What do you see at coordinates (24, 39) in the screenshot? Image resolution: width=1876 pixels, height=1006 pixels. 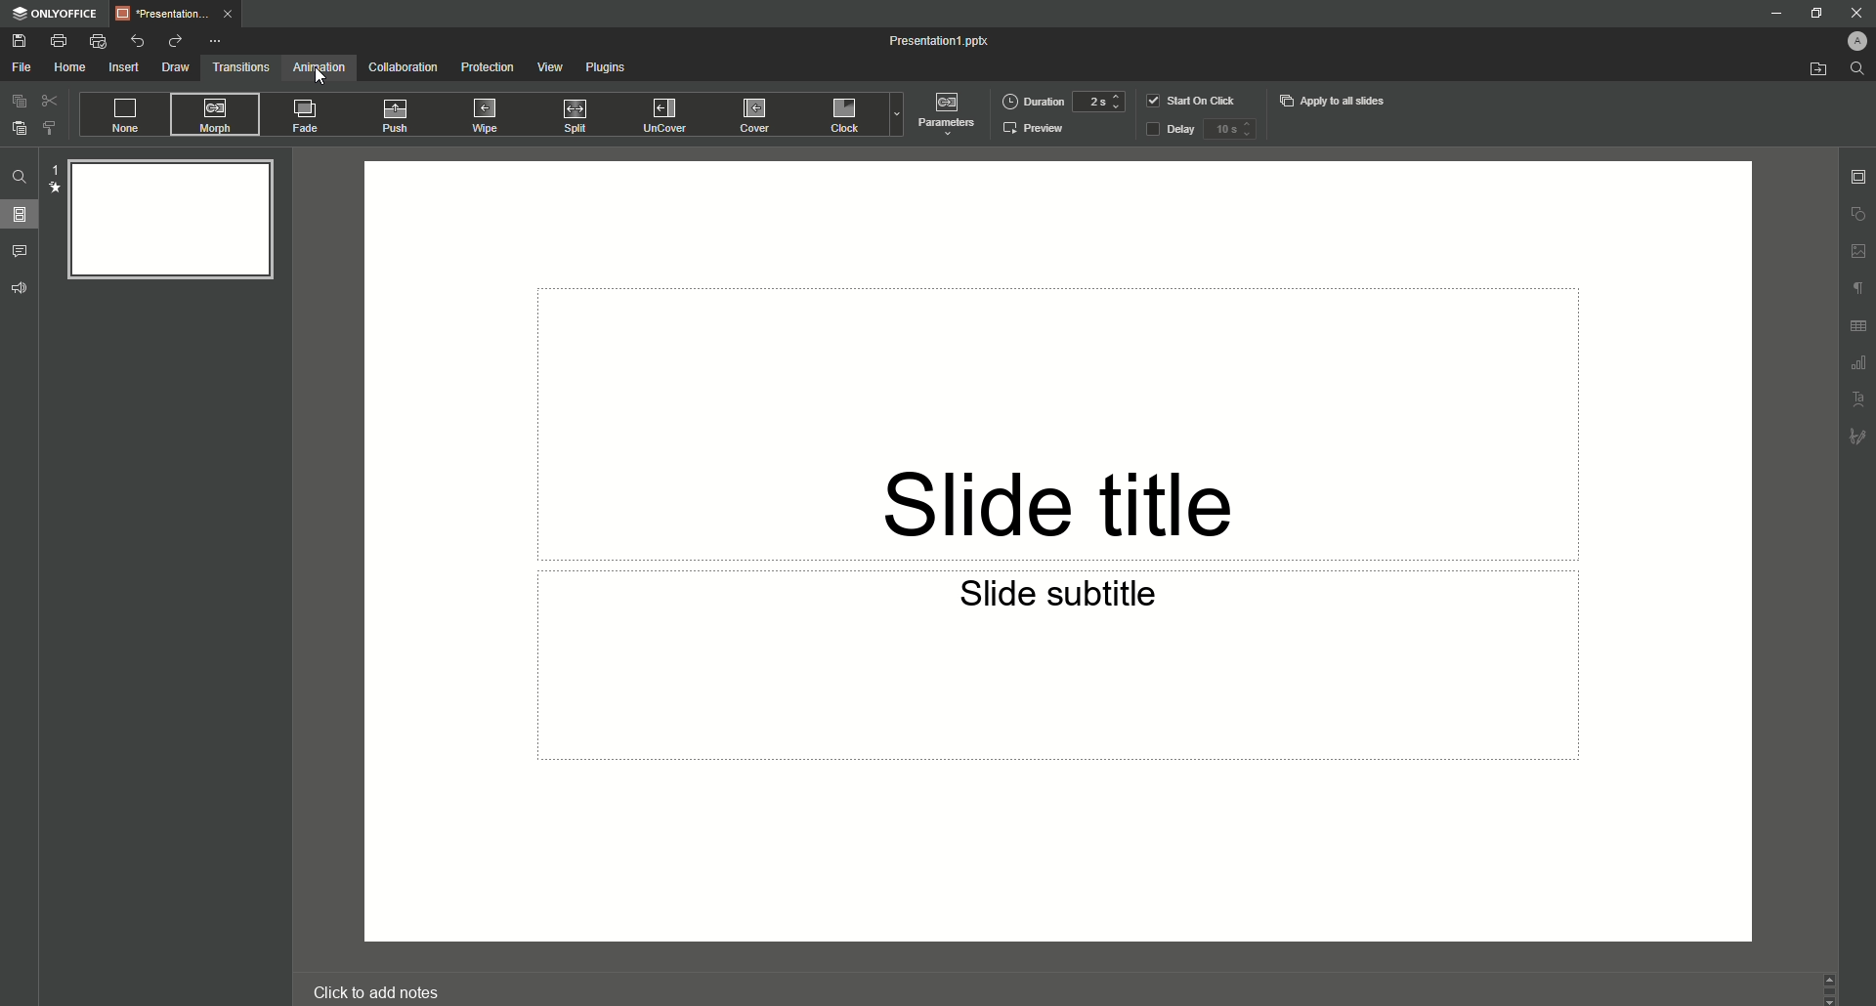 I see `Save` at bounding box center [24, 39].